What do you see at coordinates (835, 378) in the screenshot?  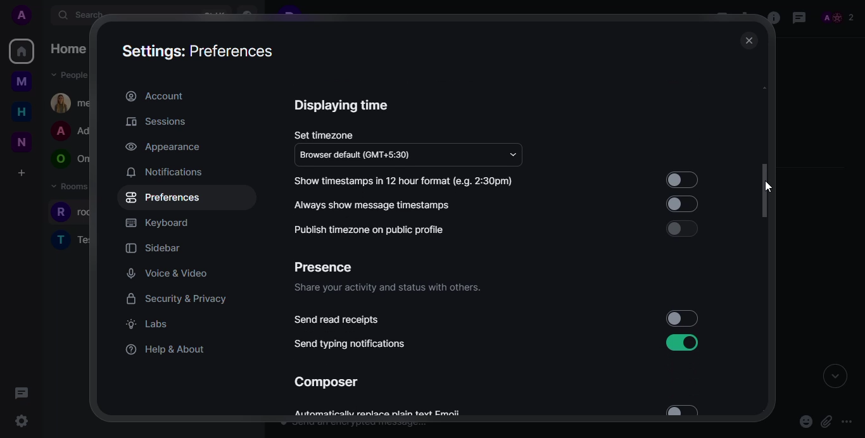 I see `expand` at bounding box center [835, 378].